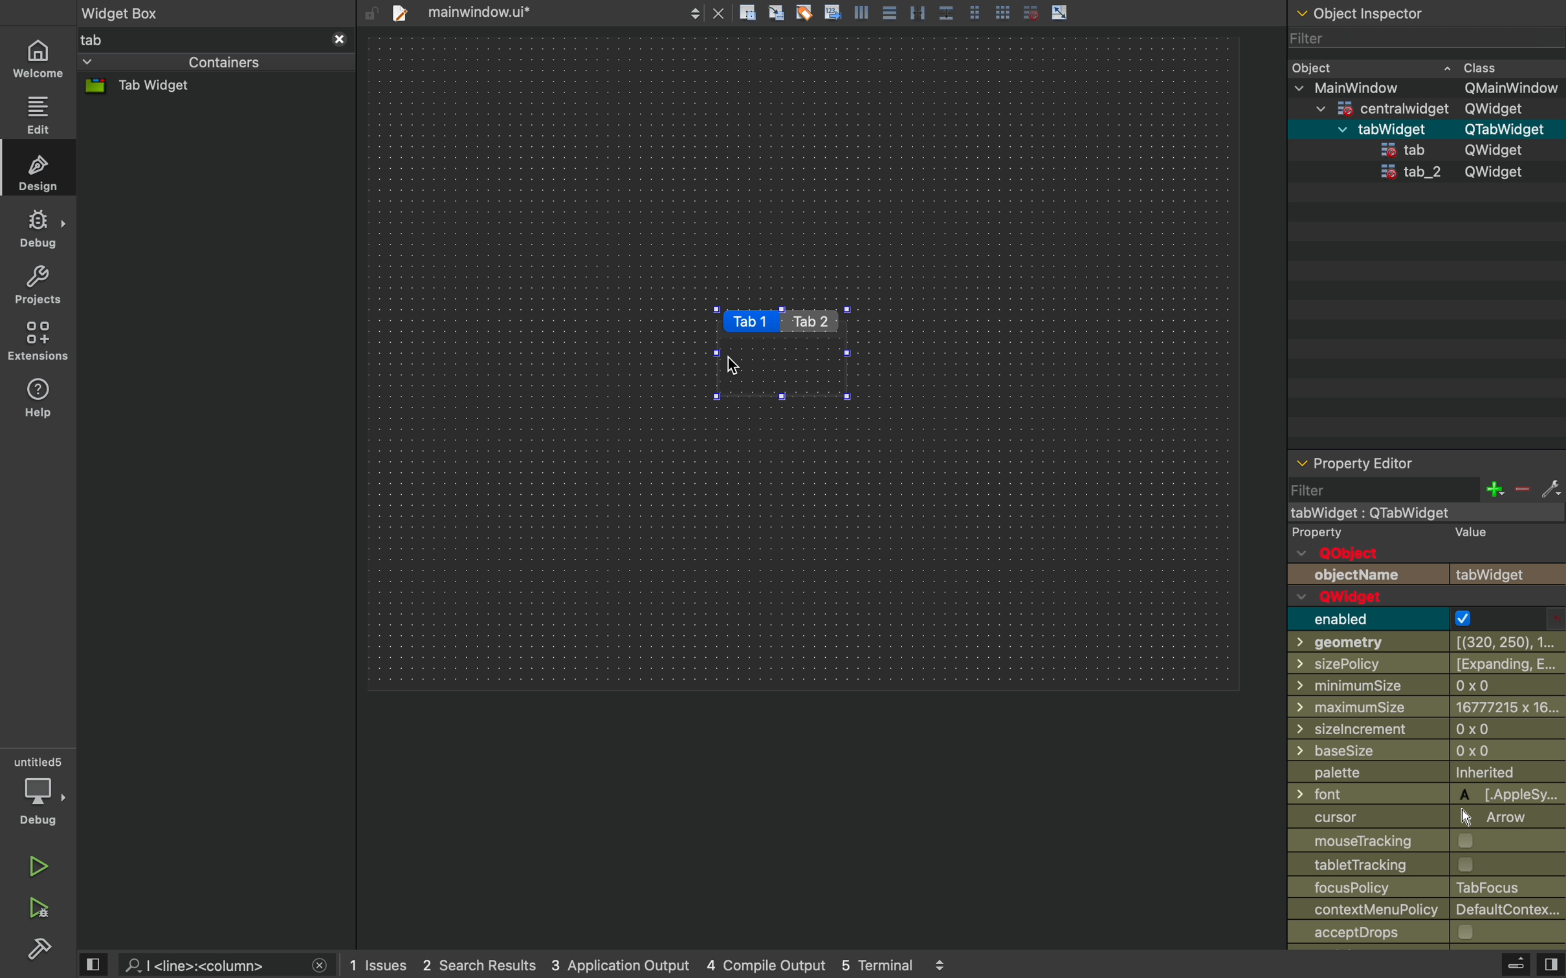 The height and width of the screenshot is (978, 1566). I want to click on run and debug, so click(38, 909).